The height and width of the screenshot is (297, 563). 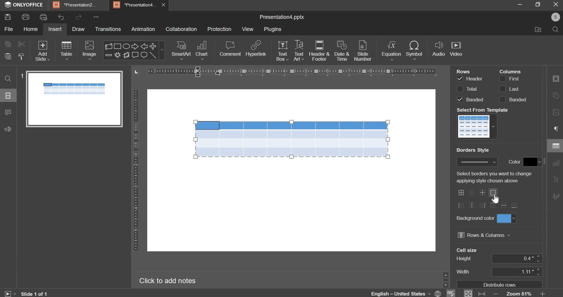 I want to click on *Presentation2..., so click(x=77, y=5).